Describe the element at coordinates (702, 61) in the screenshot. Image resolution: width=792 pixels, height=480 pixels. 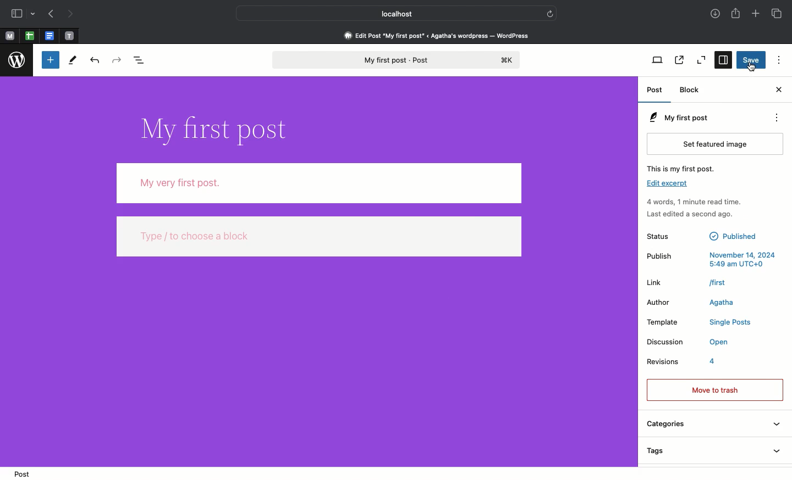
I see `Zoom out` at that location.